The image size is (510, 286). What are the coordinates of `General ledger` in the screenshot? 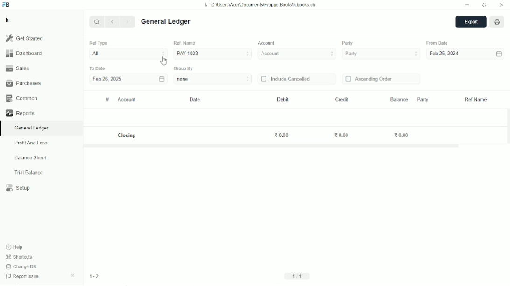 It's located at (32, 128).